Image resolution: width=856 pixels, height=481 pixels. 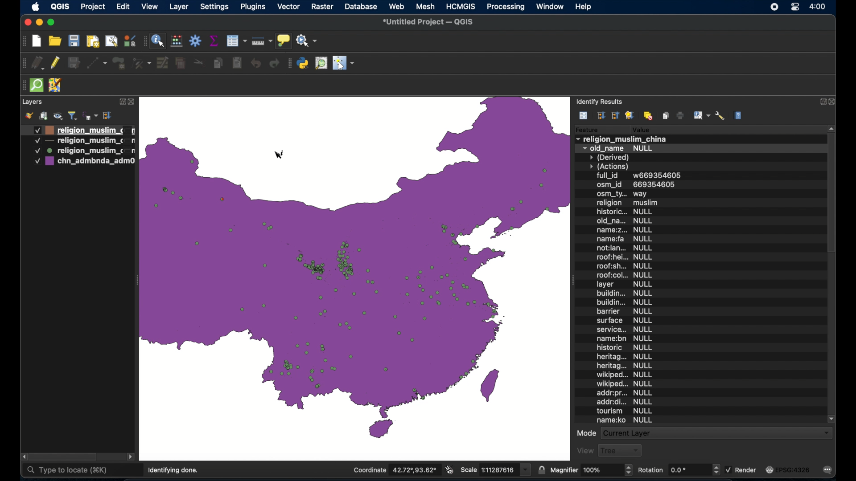 What do you see at coordinates (22, 457) in the screenshot?
I see `scroll left arrow` at bounding box center [22, 457].